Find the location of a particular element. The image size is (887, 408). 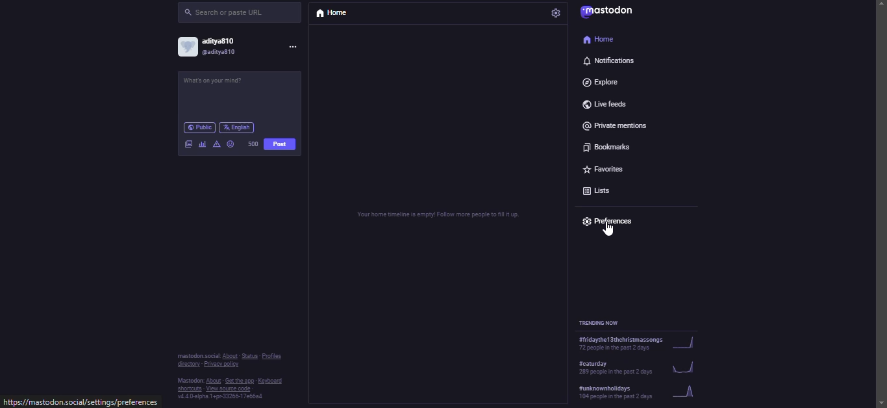

lists is located at coordinates (595, 188).